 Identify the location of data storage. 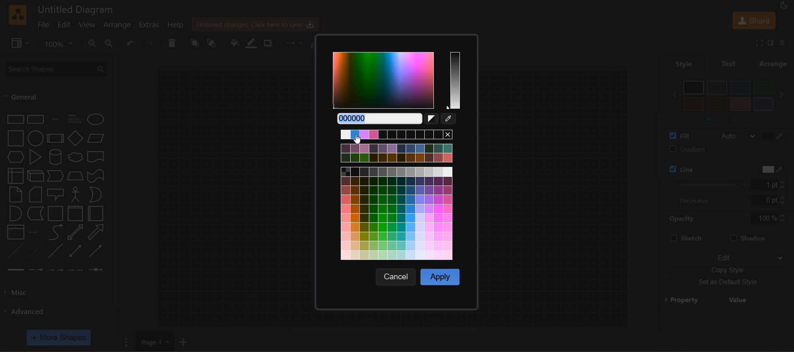
(36, 214).